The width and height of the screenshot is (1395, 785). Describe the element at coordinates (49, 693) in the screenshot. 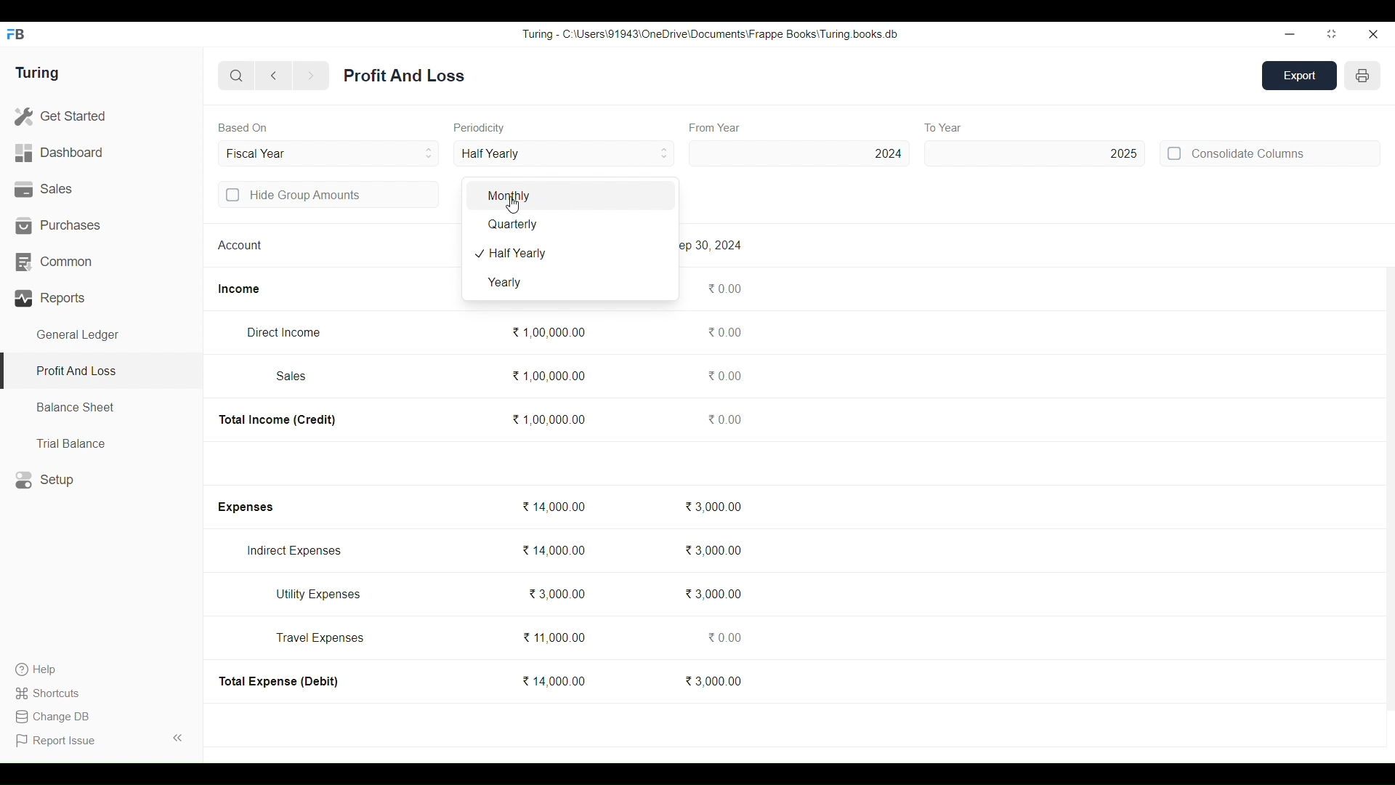

I see `Shortcuts` at that location.